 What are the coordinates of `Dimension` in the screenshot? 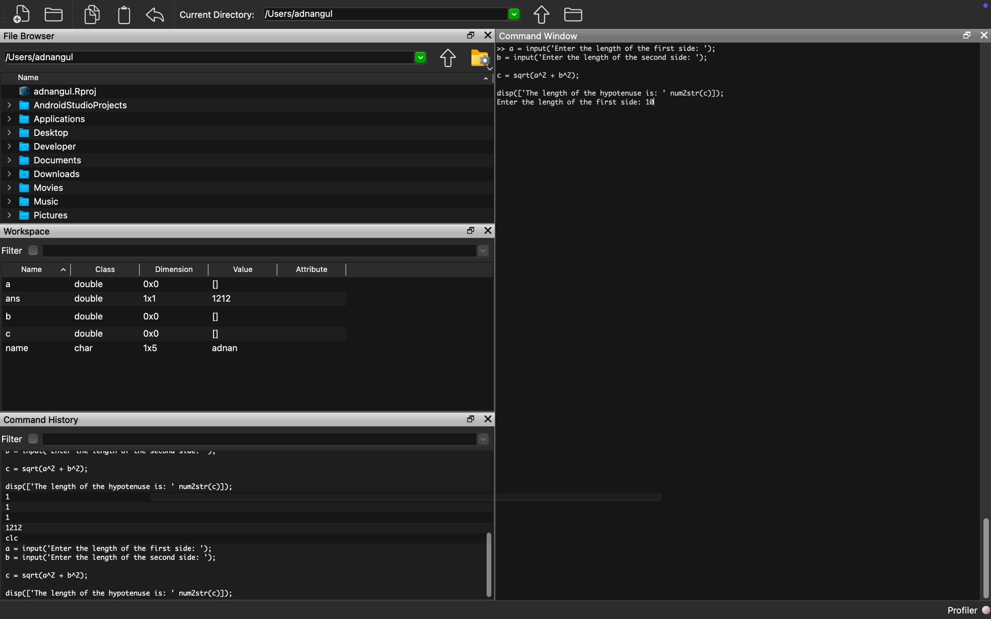 It's located at (176, 269).